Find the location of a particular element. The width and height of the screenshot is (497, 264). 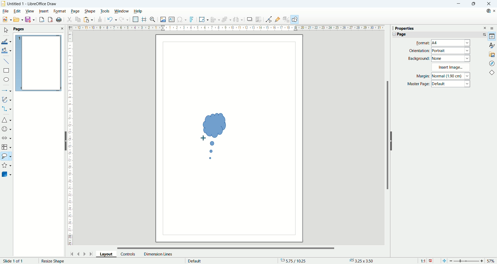

layout is located at coordinates (108, 255).